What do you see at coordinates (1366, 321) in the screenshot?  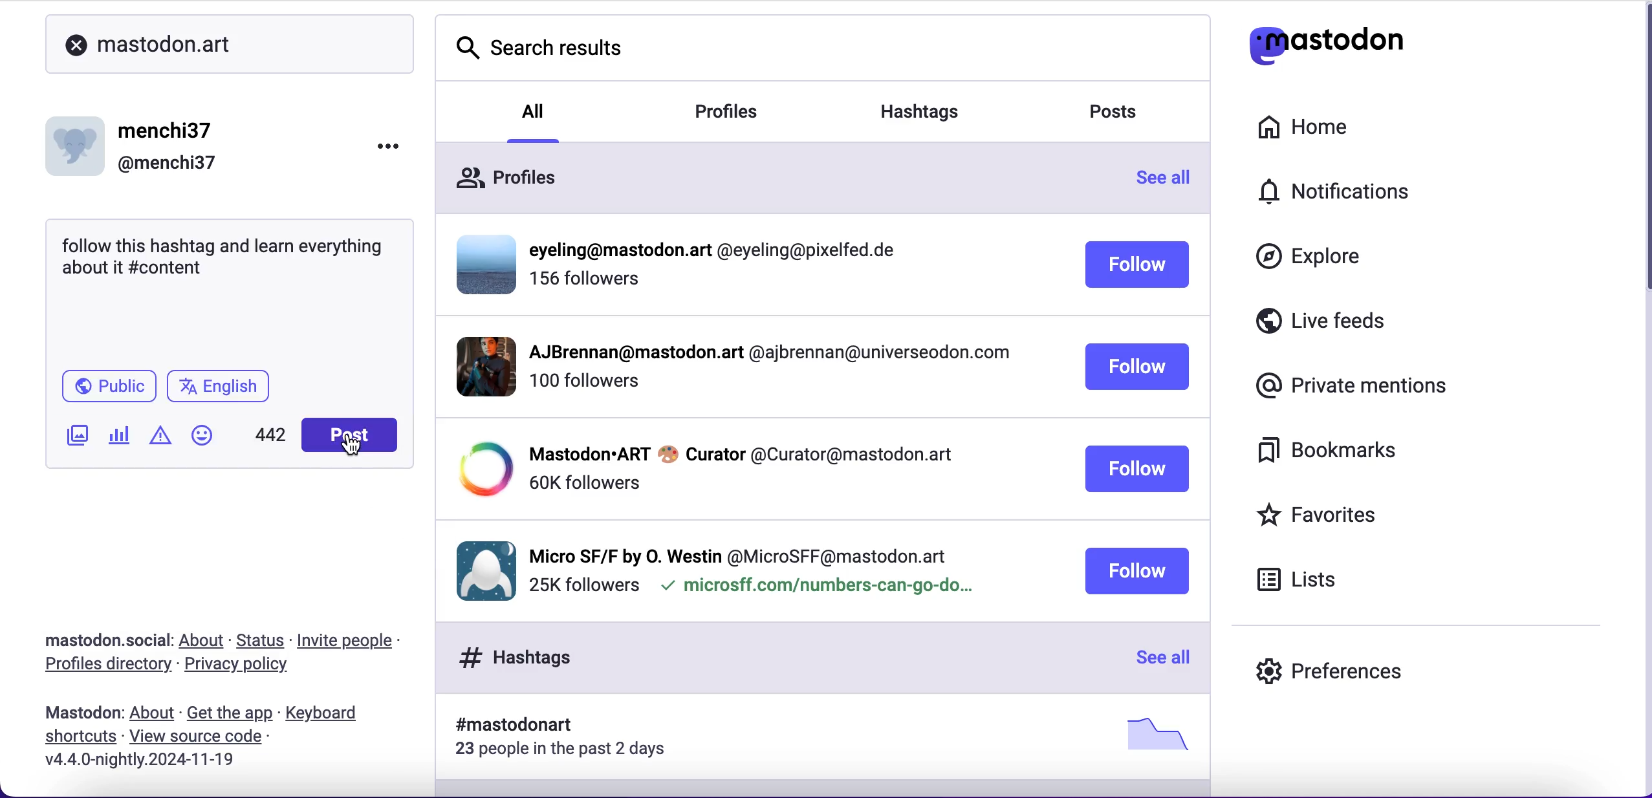 I see `live feeds` at bounding box center [1366, 321].